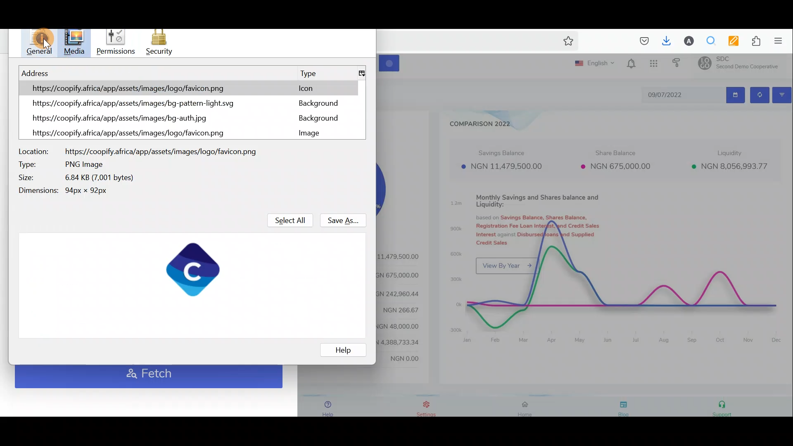  What do you see at coordinates (78, 178) in the screenshot?
I see `Size` at bounding box center [78, 178].